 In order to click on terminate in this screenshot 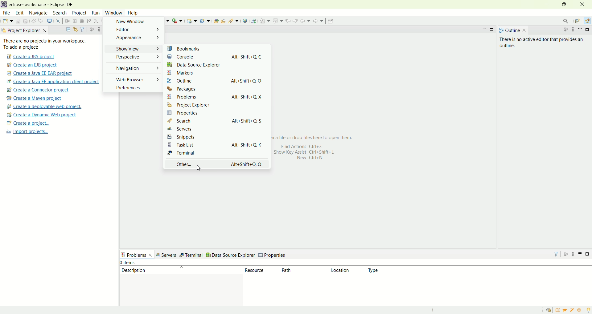, I will do `click(82, 21)`.